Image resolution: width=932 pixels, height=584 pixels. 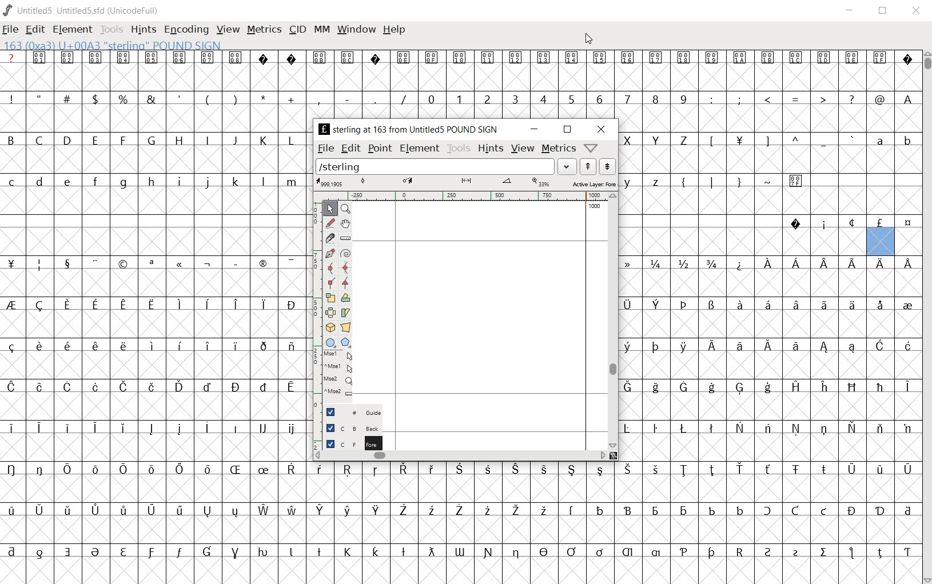 What do you see at coordinates (348, 470) in the screenshot?
I see `Symbol` at bounding box center [348, 470].